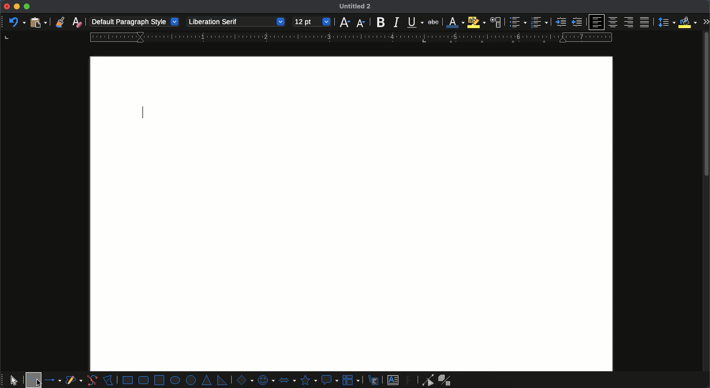 The image size is (710, 388). What do you see at coordinates (645, 22) in the screenshot?
I see `justify` at bounding box center [645, 22].